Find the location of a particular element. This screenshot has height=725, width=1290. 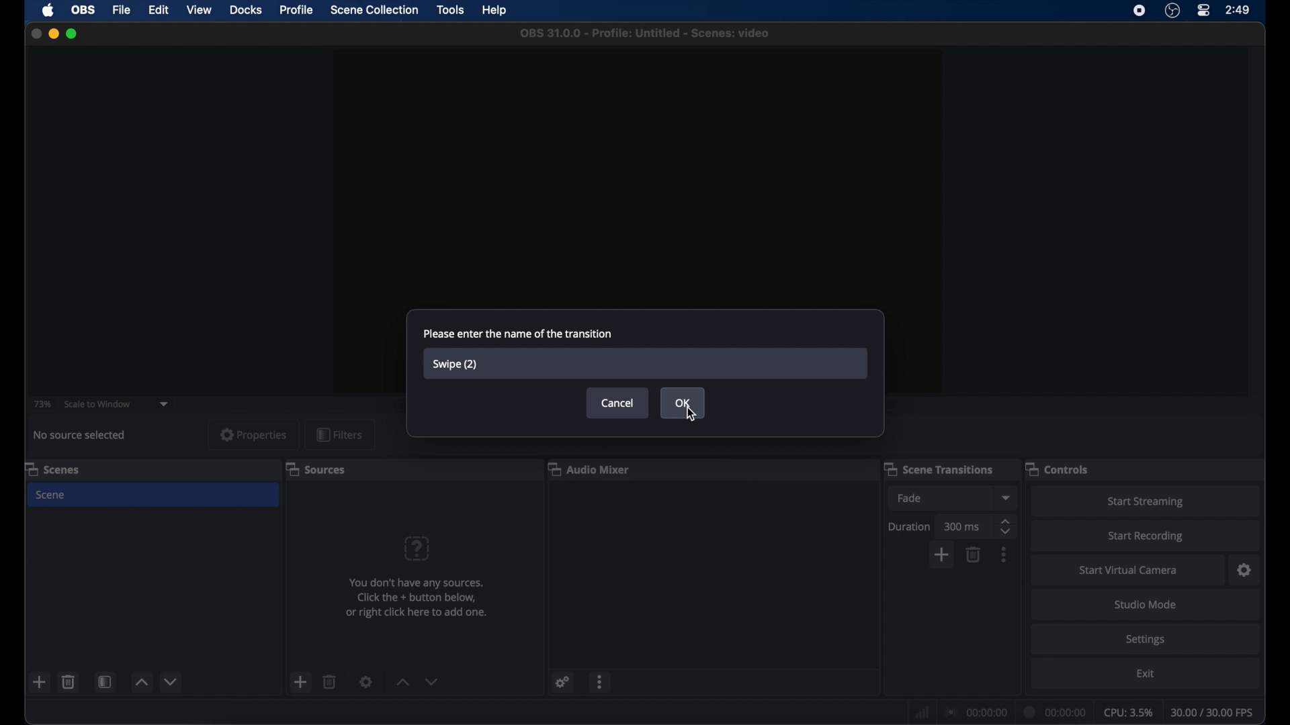

cpu is located at coordinates (1127, 713).